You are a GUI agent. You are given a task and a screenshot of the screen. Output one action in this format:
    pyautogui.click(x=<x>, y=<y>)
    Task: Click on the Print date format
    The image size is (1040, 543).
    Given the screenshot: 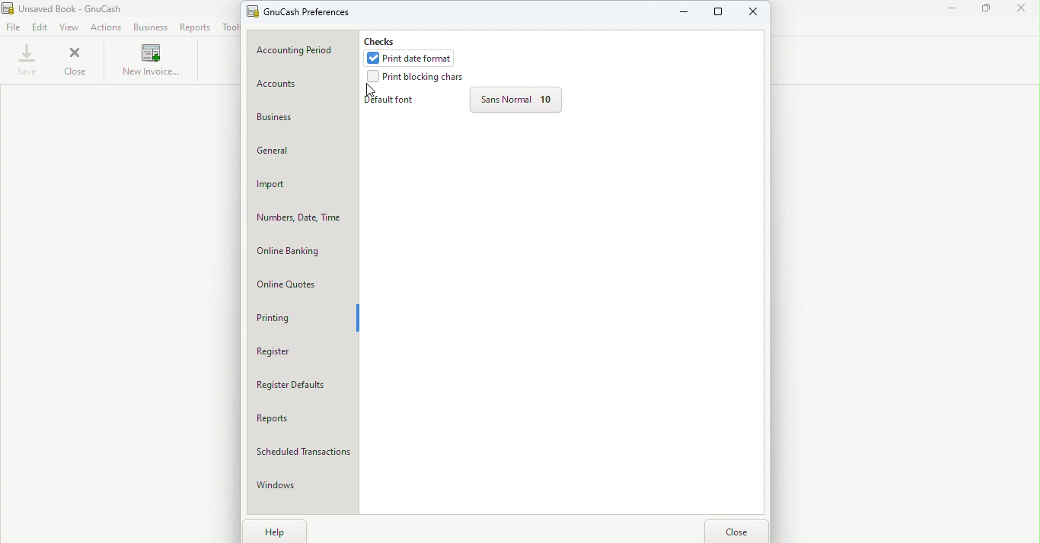 What is the action you would take?
    pyautogui.click(x=416, y=59)
    